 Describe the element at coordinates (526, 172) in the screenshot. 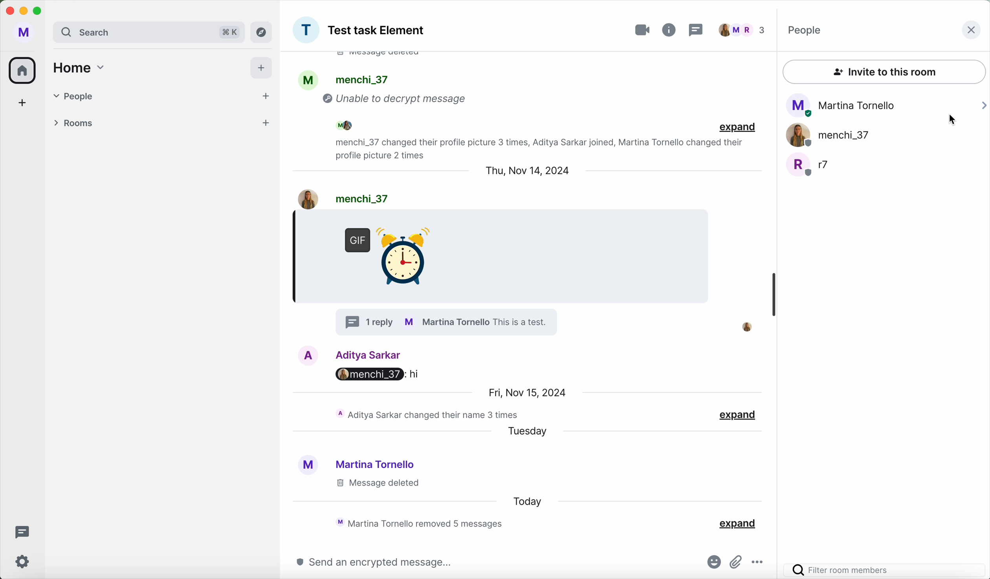

I see `date` at that location.